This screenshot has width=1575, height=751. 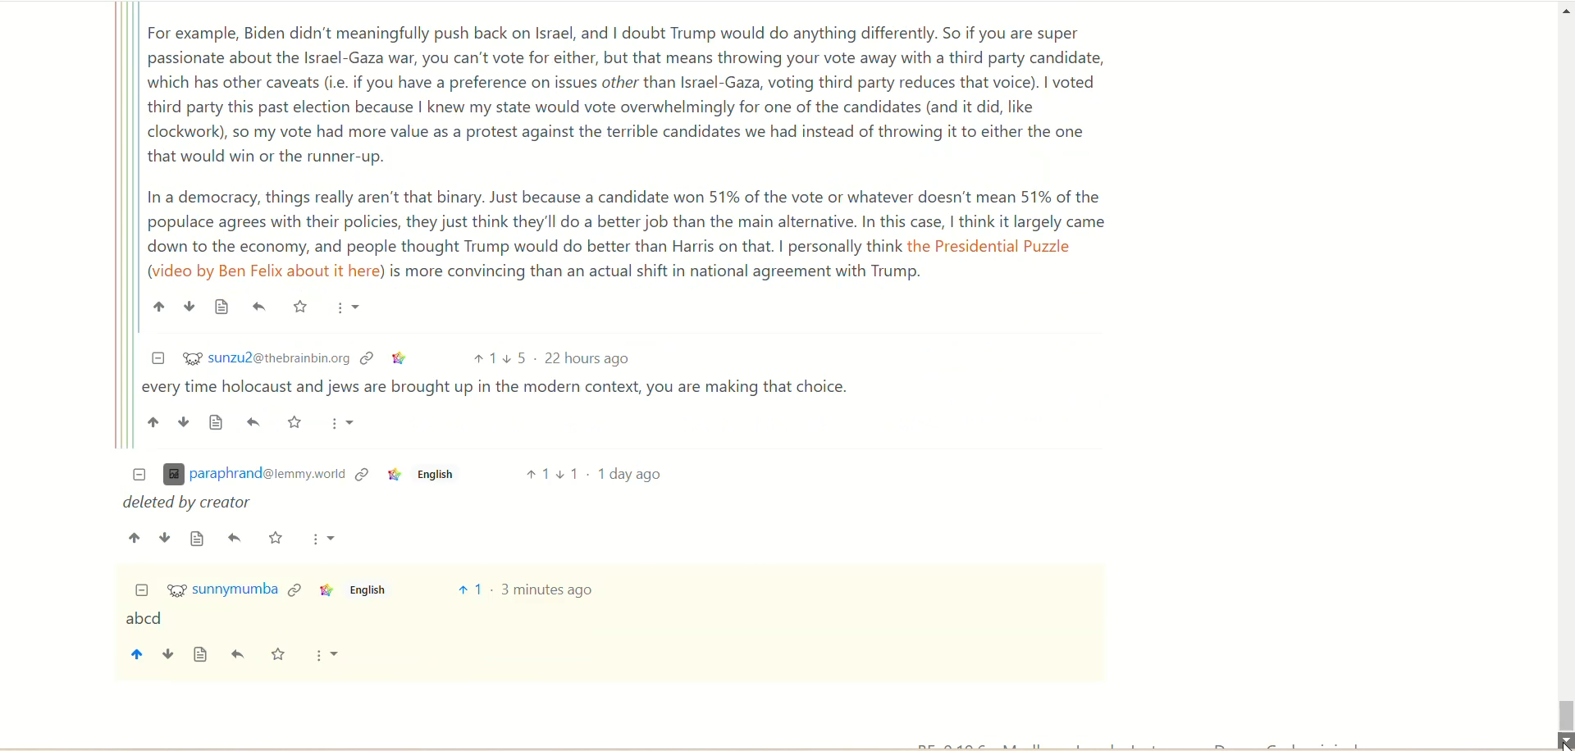 What do you see at coordinates (223, 591) in the screenshot?
I see `%¥ sunnymumba` at bounding box center [223, 591].